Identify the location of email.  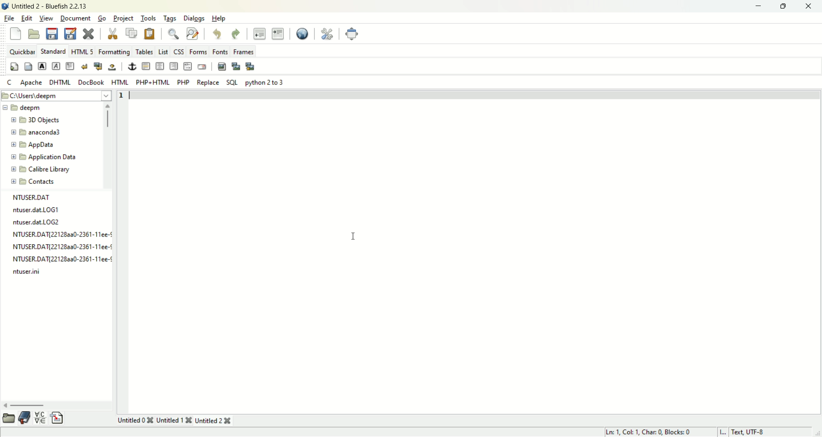
(202, 66).